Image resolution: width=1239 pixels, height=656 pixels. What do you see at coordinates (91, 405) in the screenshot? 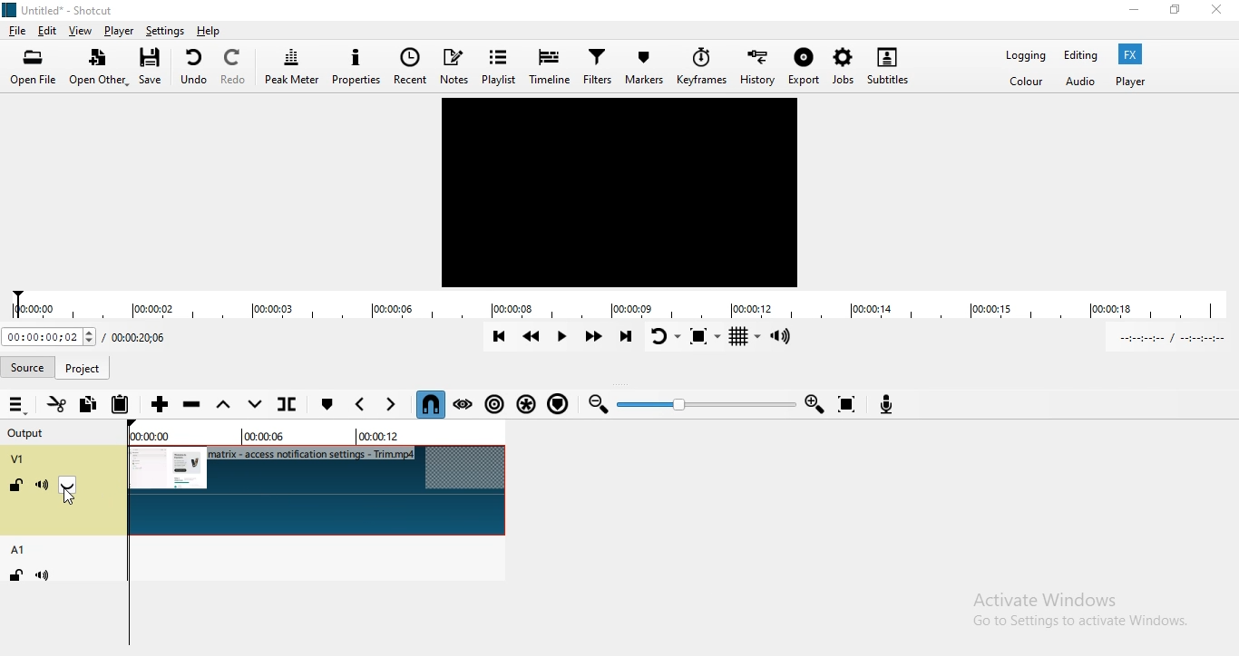
I see `Copy` at bounding box center [91, 405].